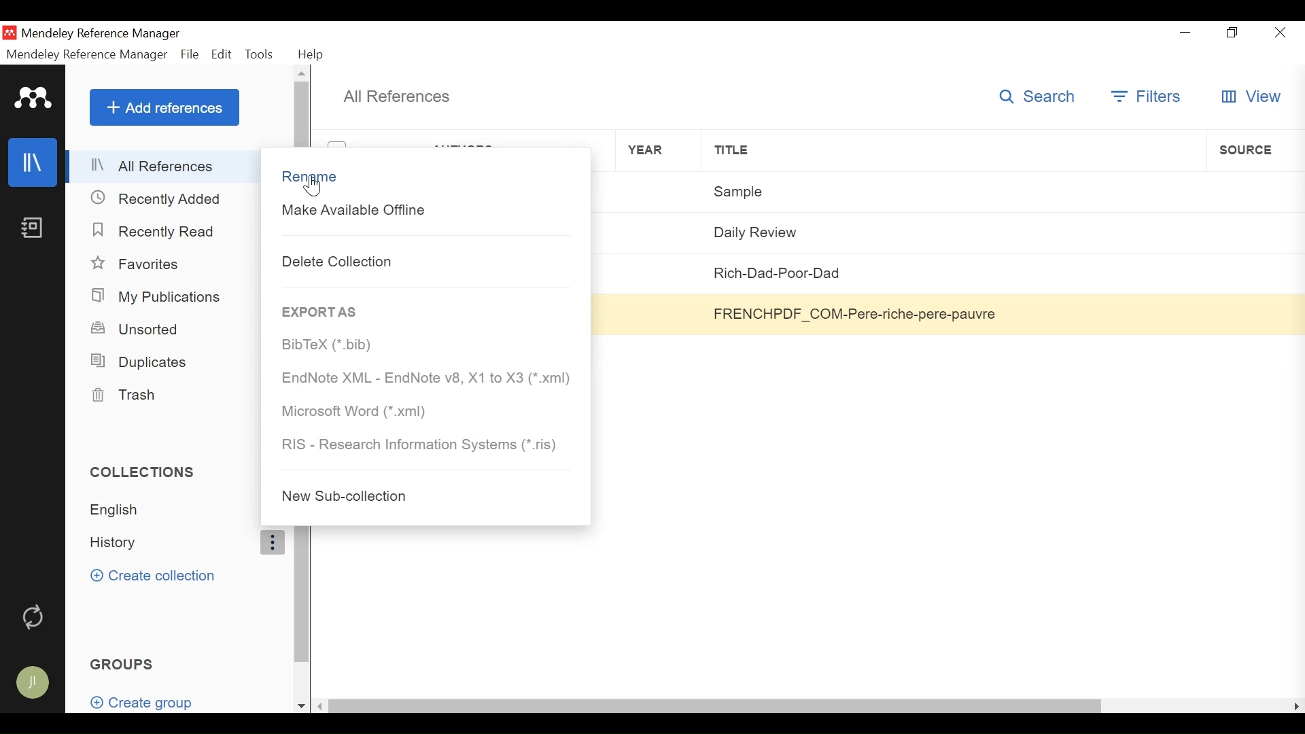 This screenshot has height=734, width=1305. Describe the element at coordinates (190, 54) in the screenshot. I see `File` at that location.